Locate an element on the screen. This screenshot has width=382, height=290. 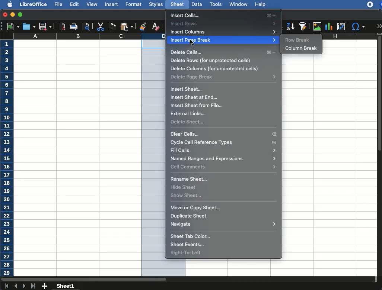
zoom extension is located at coordinates (380, 4).